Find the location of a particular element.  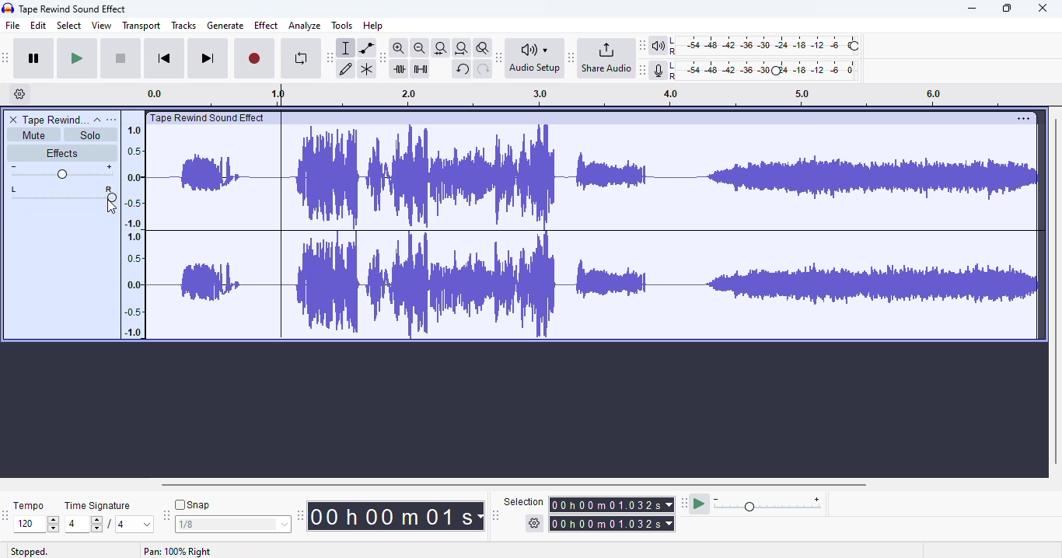

skip to start is located at coordinates (166, 58).